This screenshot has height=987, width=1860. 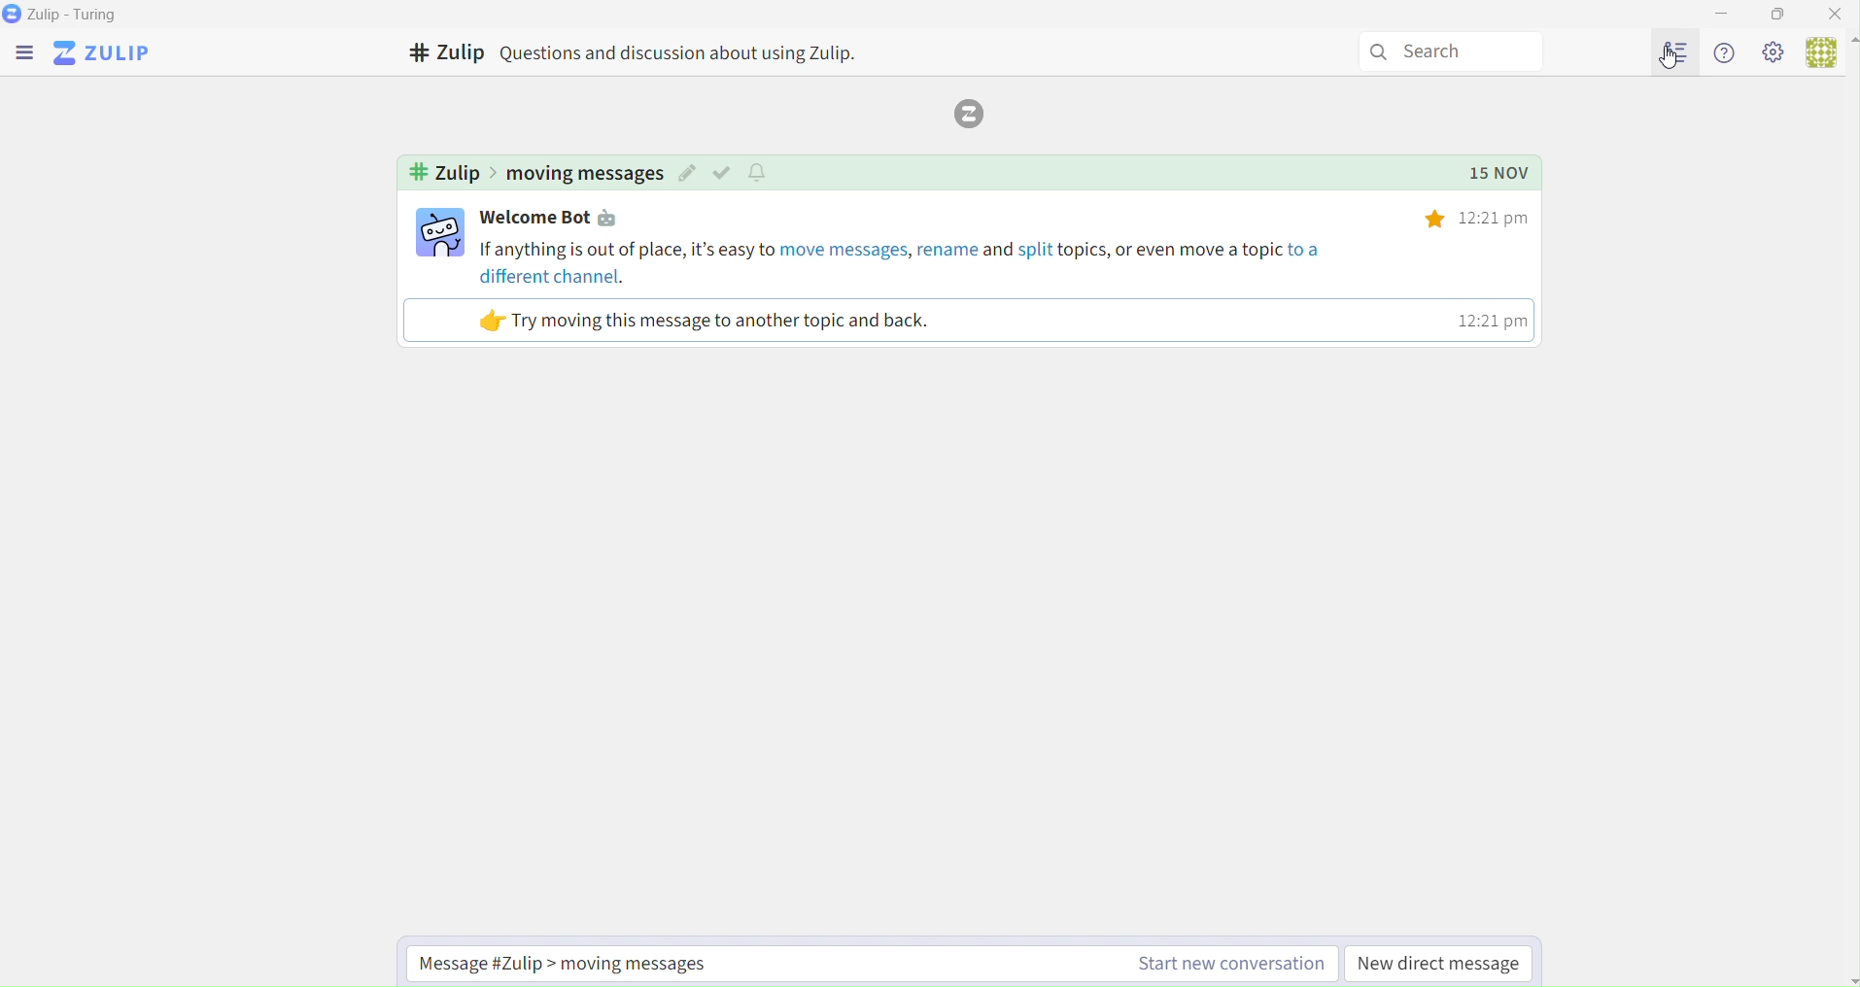 What do you see at coordinates (1451, 52) in the screenshot?
I see `Search` at bounding box center [1451, 52].